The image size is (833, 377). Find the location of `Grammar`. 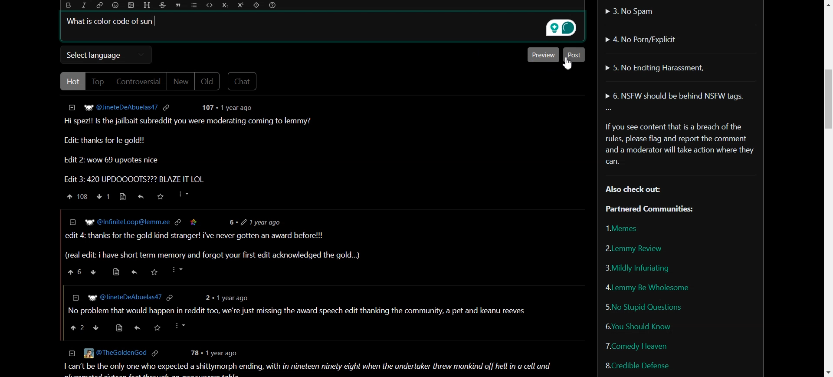

Grammar is located at coordinates (560, 26).